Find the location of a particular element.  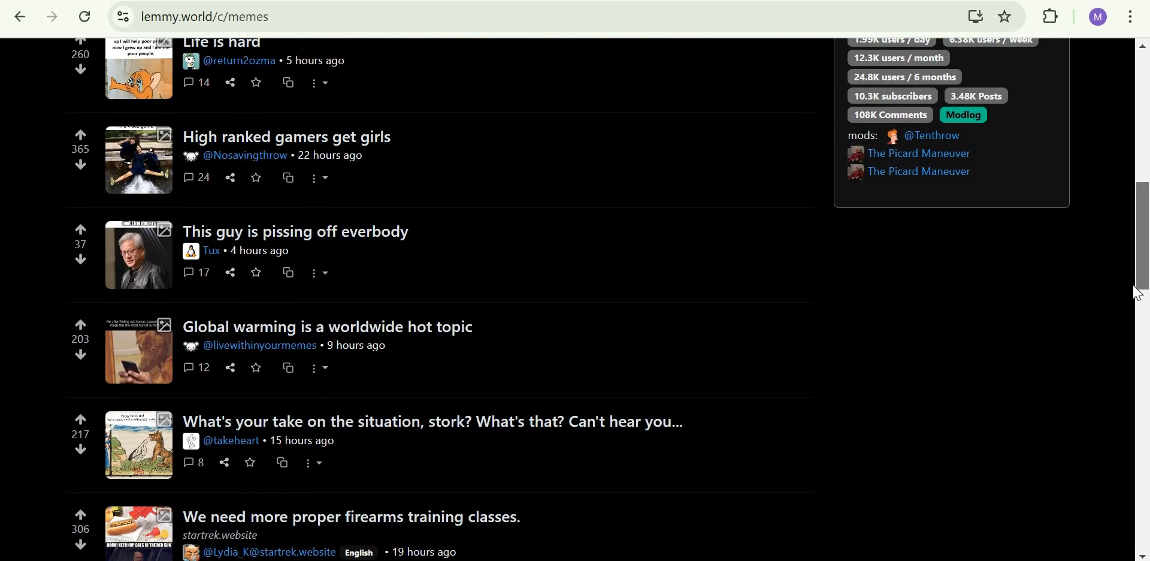

upvote is located at coordinates (81, 324).